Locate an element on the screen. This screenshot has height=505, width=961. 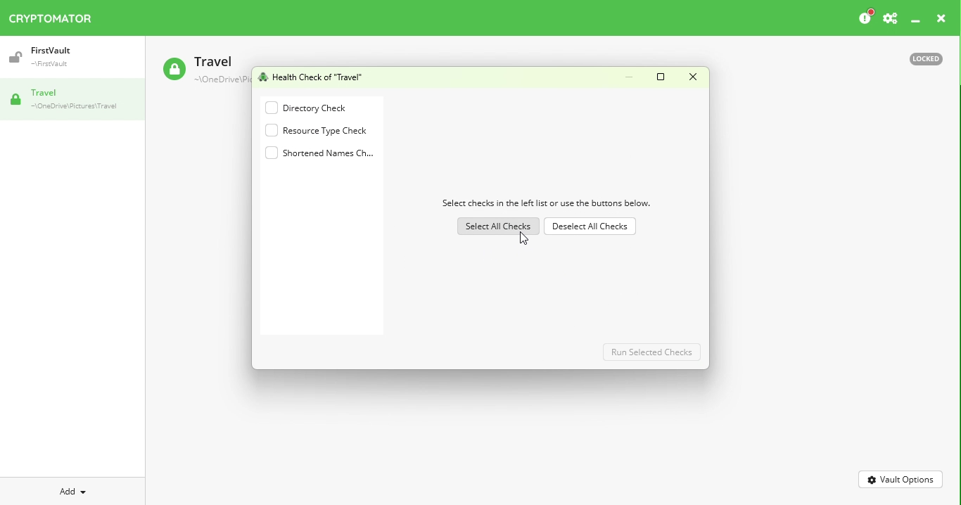
Health check of Vault is located at coordinates (311, 76).